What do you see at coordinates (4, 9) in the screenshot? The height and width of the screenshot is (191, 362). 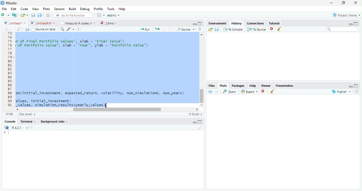 I see `File` at bounding box center [4, 9].